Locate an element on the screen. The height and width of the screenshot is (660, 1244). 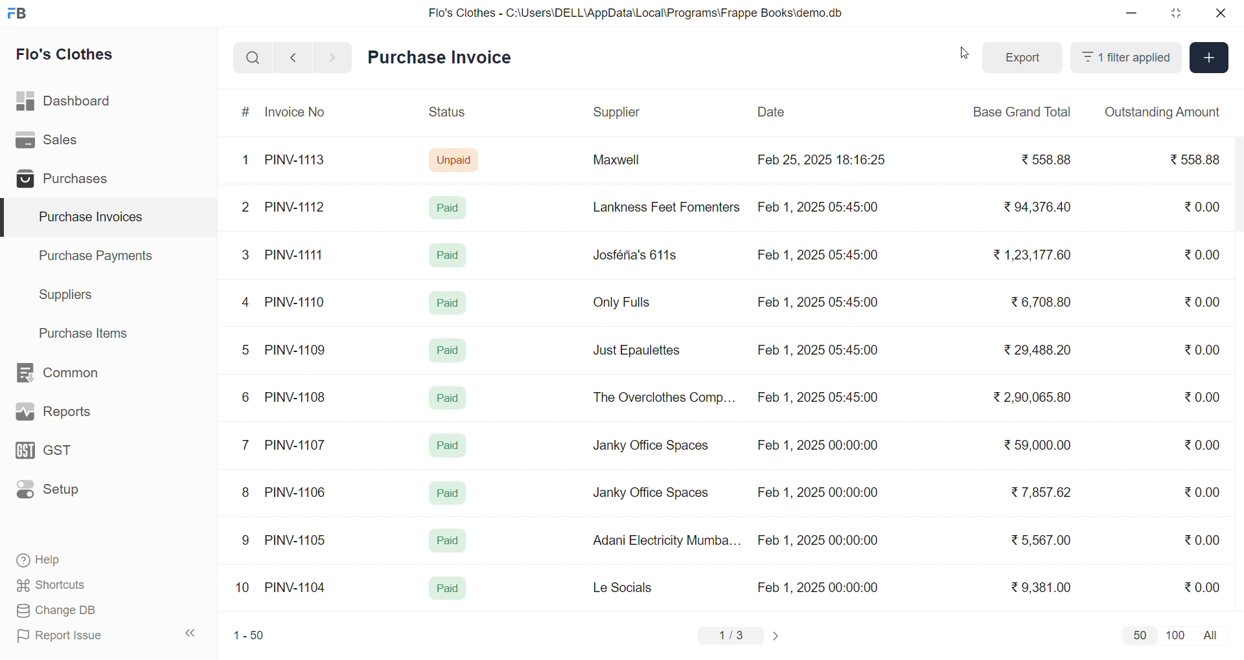
Paid is located at coordinates (448, 493).